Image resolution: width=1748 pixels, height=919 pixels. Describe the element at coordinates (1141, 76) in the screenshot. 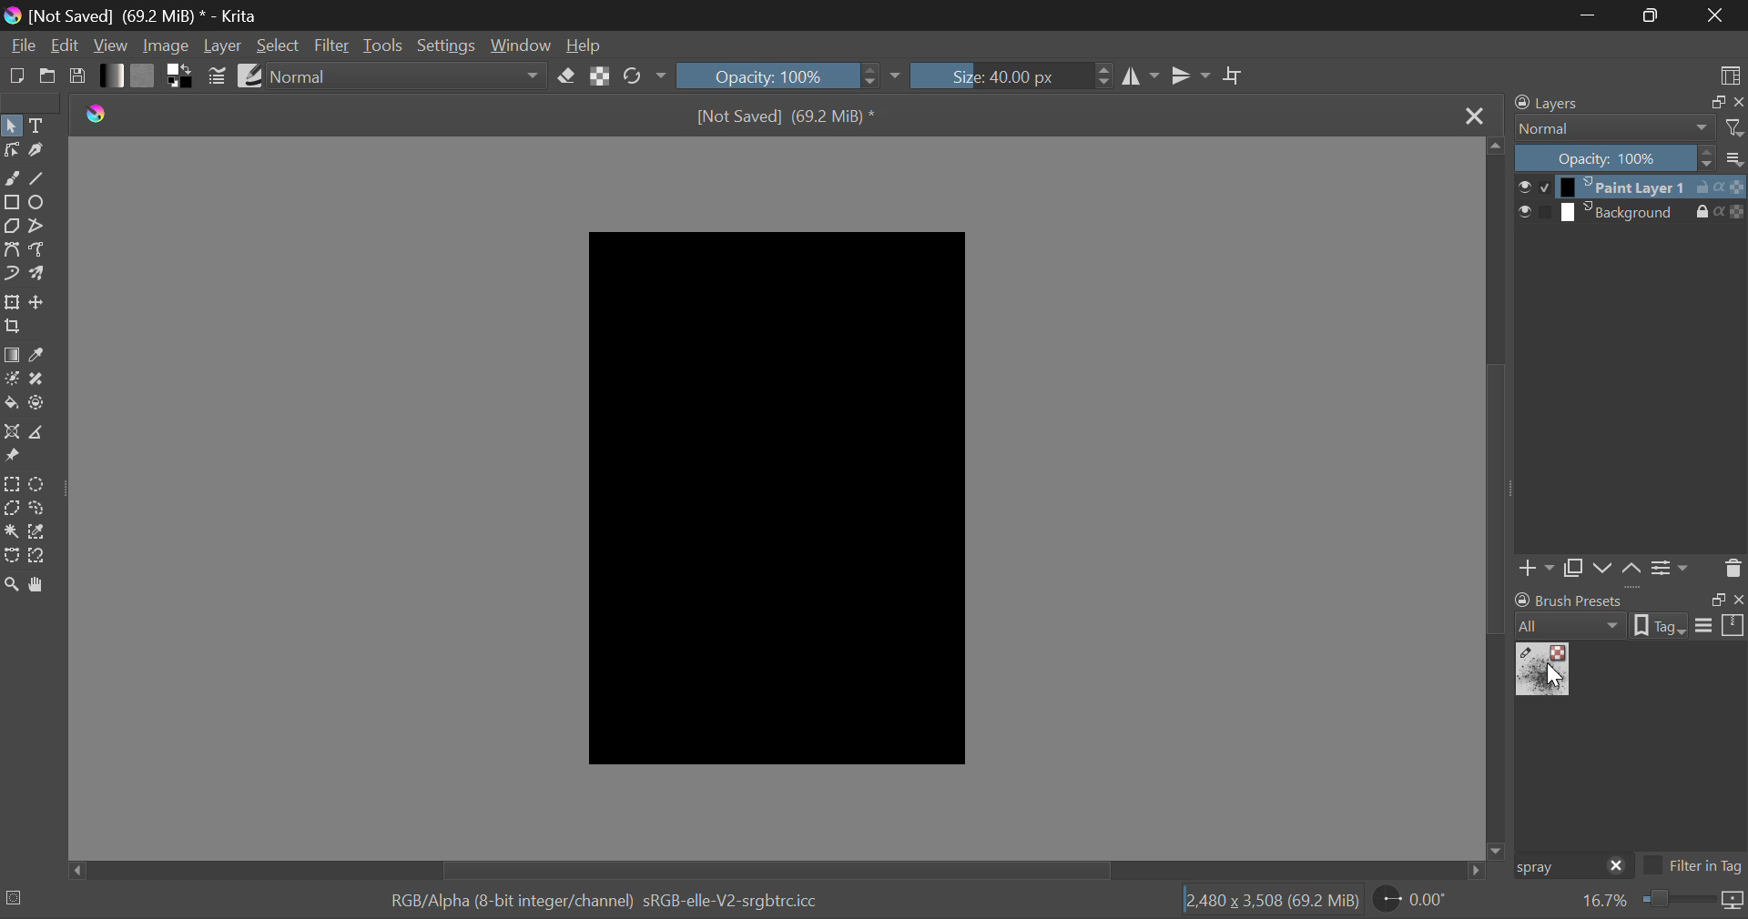

I see `Vertical Mirror Flip` at that location.